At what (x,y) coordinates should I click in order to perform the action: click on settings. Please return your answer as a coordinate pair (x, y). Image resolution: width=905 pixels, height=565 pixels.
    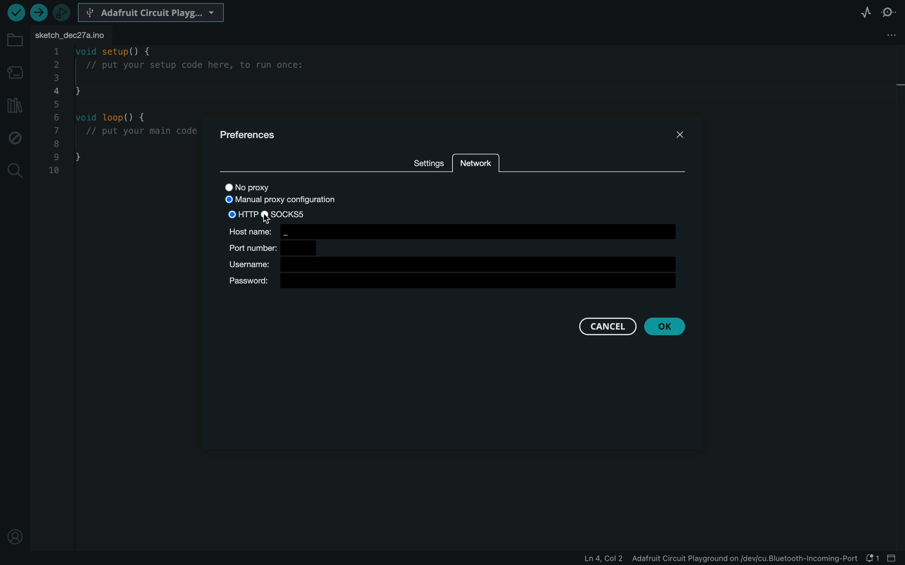
    Looking at the image, I should click on (428, 165).